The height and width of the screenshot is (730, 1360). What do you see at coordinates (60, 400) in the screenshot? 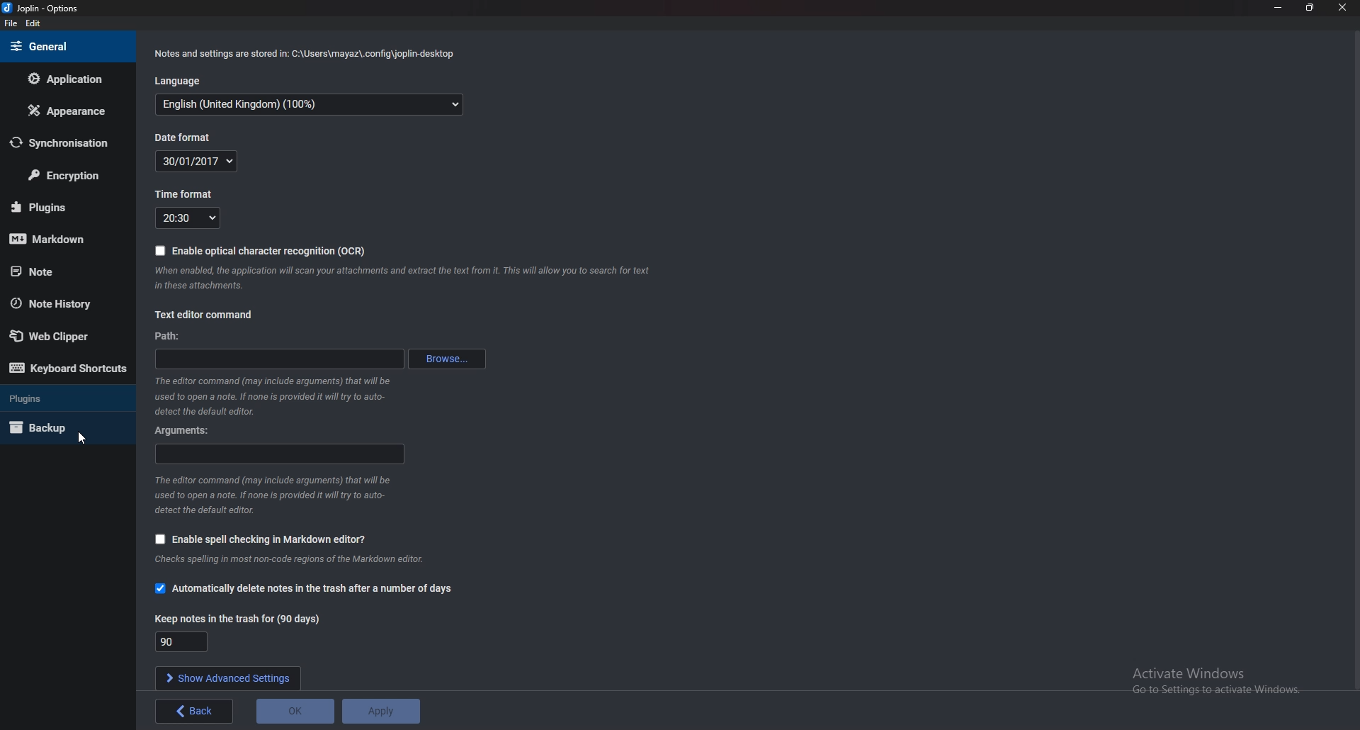
I see `Plugins` at bounding box center [60, 400].